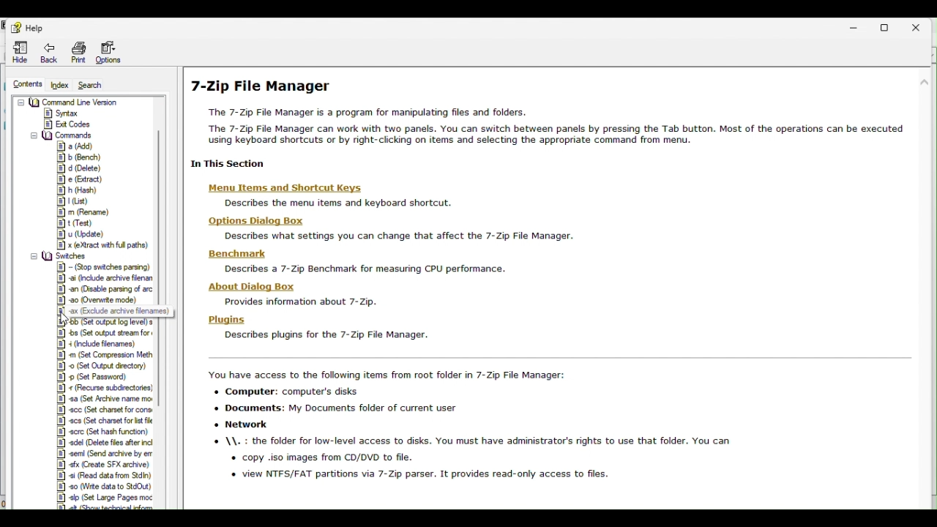 Image resolution: width=937 pixels, height=527 pixels. Describe the element at coordinates (253, 287) in the screenshot. I see `About Dialog Box` at that location.